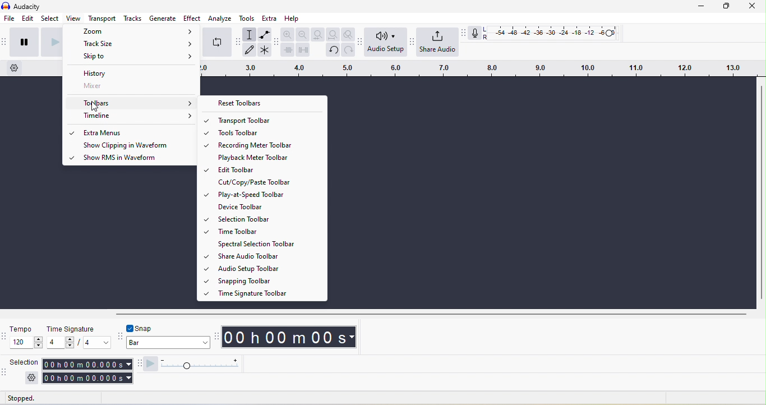  I want to click on Time toolbar, so click(268, 231).